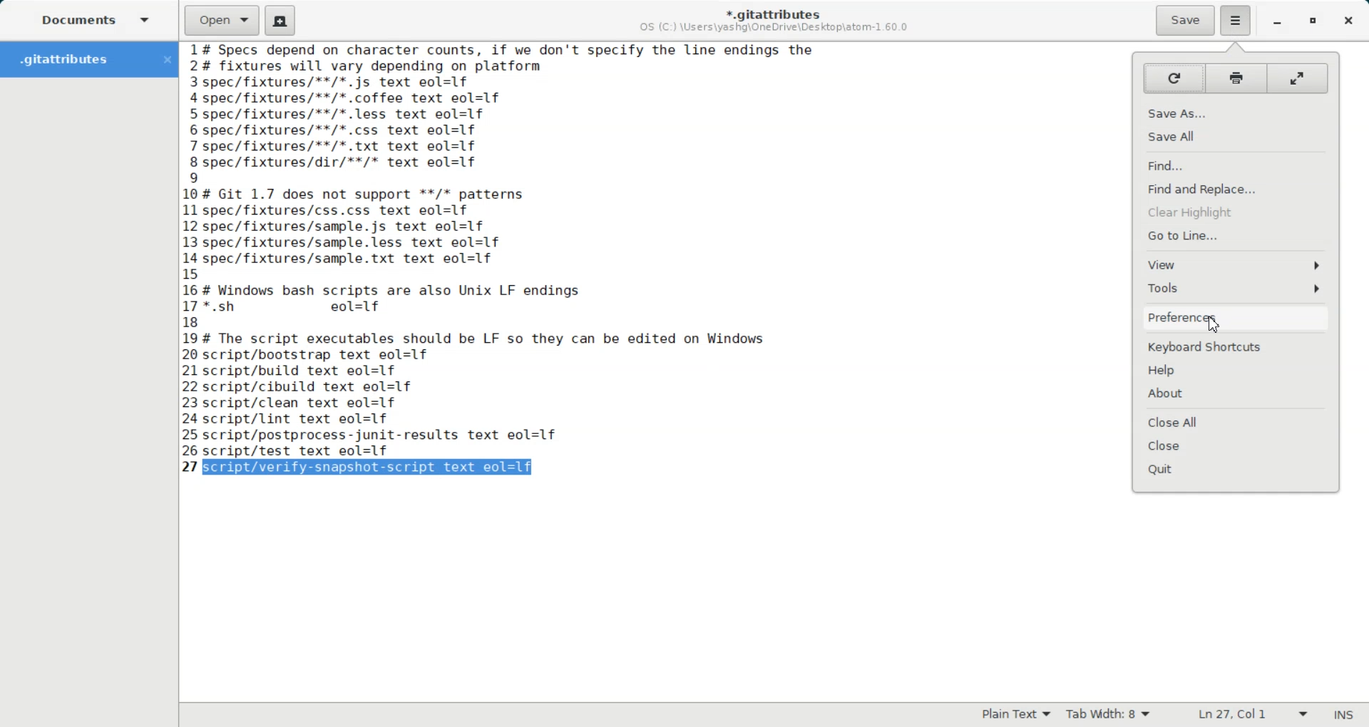  Describe the element at coordinates (192, 466) in the screenshot. I see `text line number: 27` at that location.